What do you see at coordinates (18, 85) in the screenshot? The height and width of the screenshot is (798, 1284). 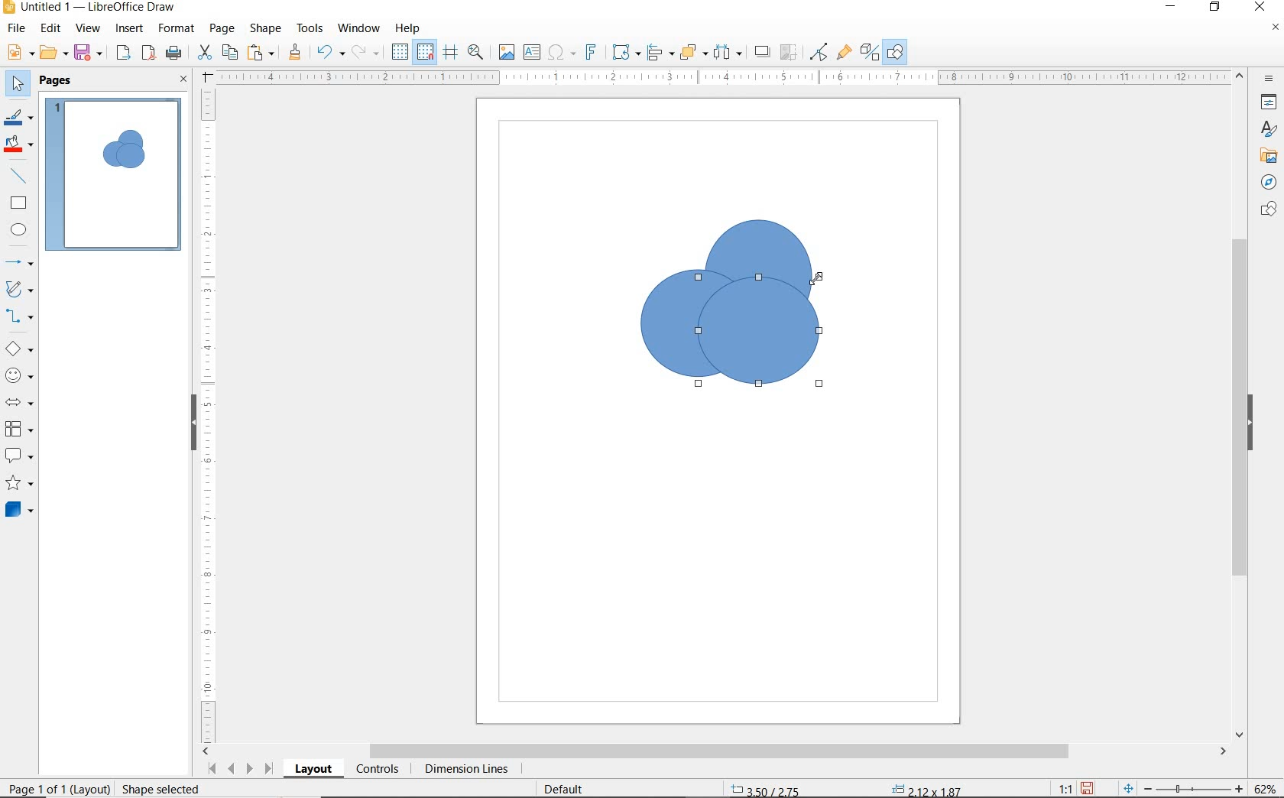 I see `SELECT` at bounding box center [18, 85].